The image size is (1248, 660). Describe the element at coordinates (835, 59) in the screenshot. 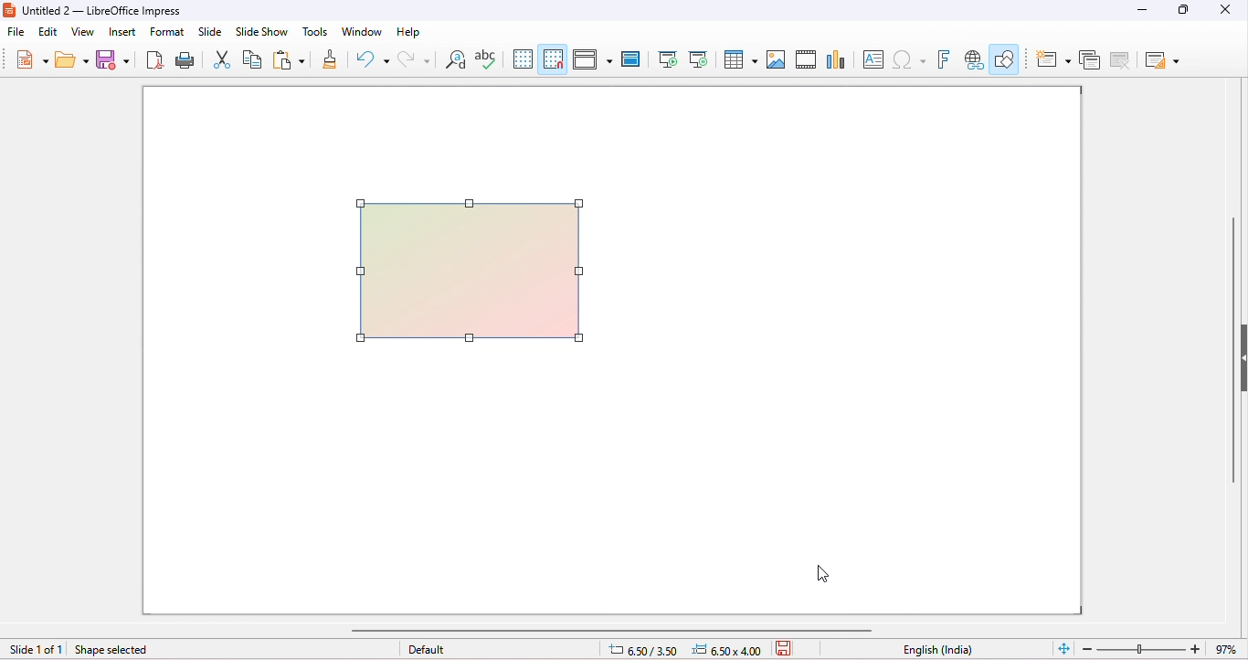

I see `insert chart` at that location.